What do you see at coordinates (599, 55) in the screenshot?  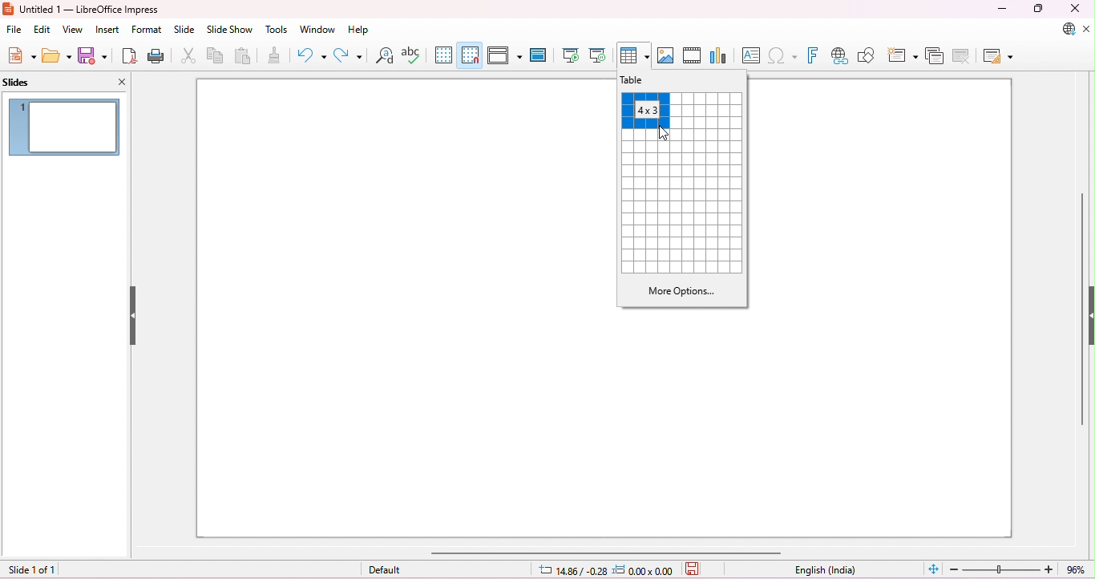 I see `start from current` at bounding box center [599, 55].